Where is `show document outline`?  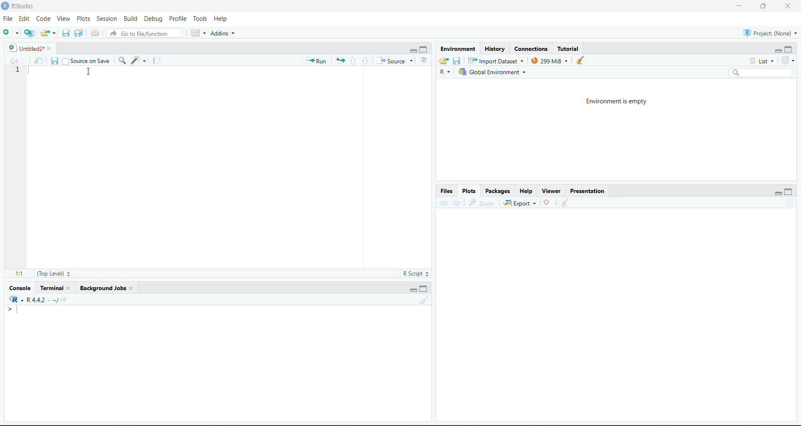 show document outline is located at coordinates (425, 60).